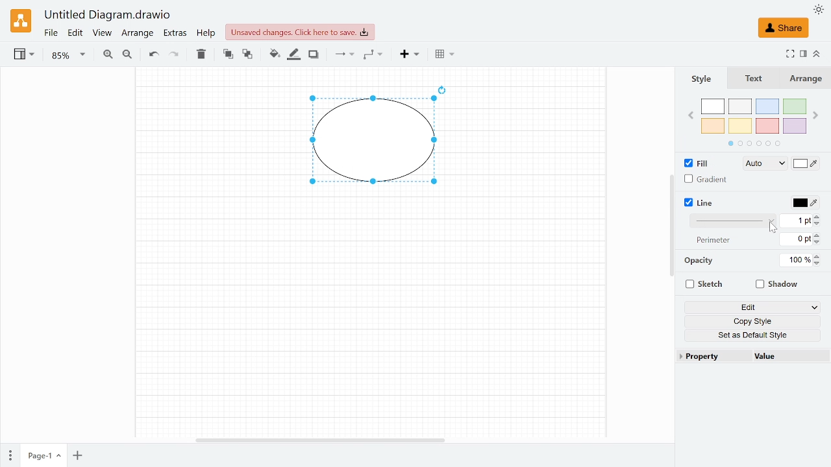  What do you see at coordinates (51, 33) in the screenshot?
I see `File` at bounding box center [51, 33].